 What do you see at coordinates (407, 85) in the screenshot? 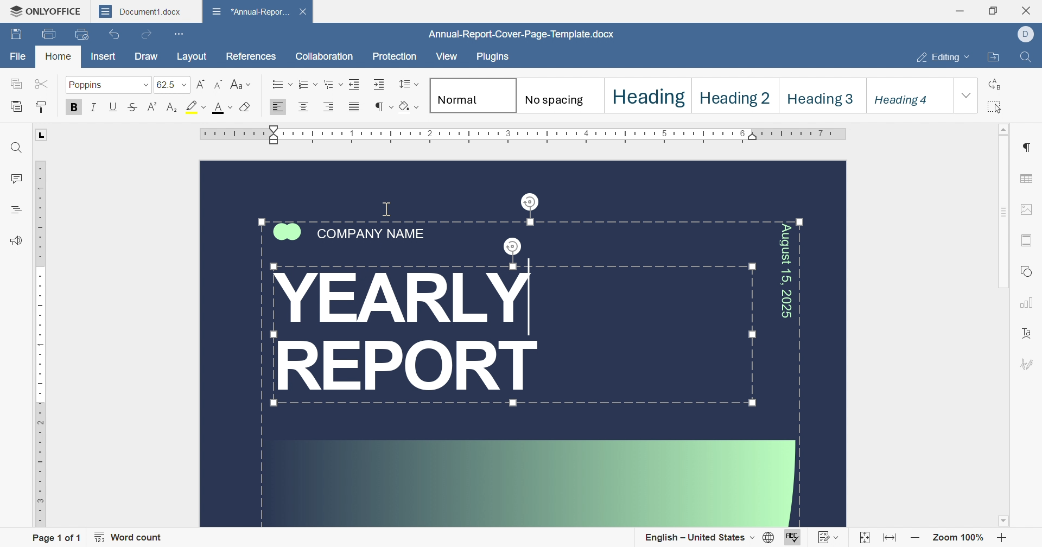
I see `paragraph line spacing` at bounding box center [407, 85].